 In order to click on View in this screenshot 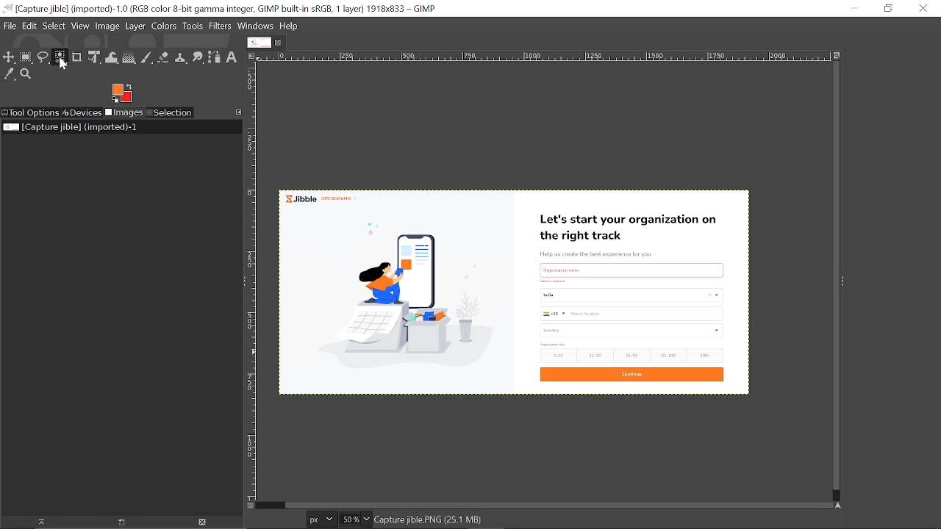, I will do `click(81, 26)`.